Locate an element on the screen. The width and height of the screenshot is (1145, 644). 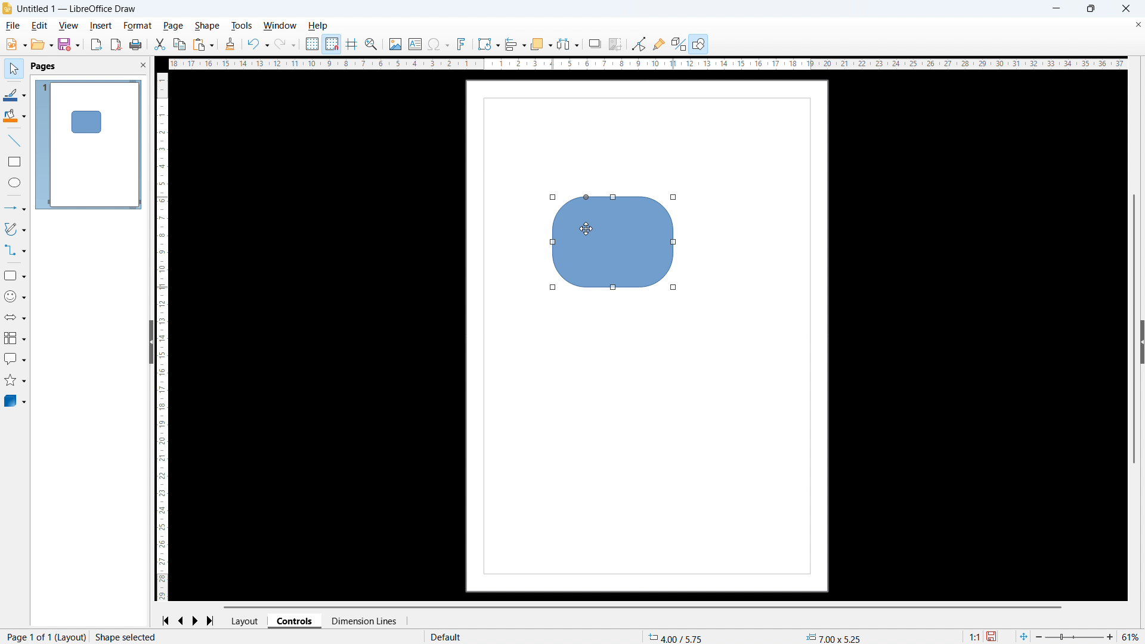
Lines and arrows  is located at coordinates (16, 208).